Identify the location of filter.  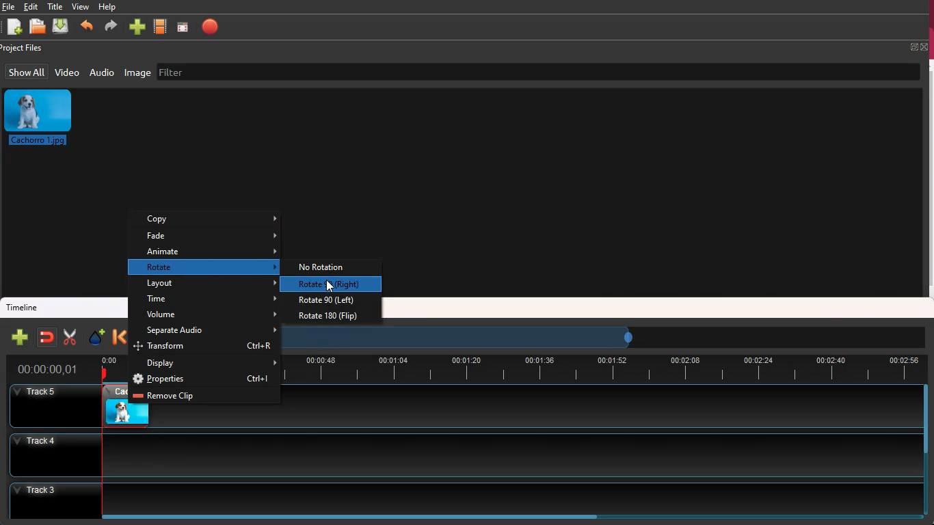
(187, 74).